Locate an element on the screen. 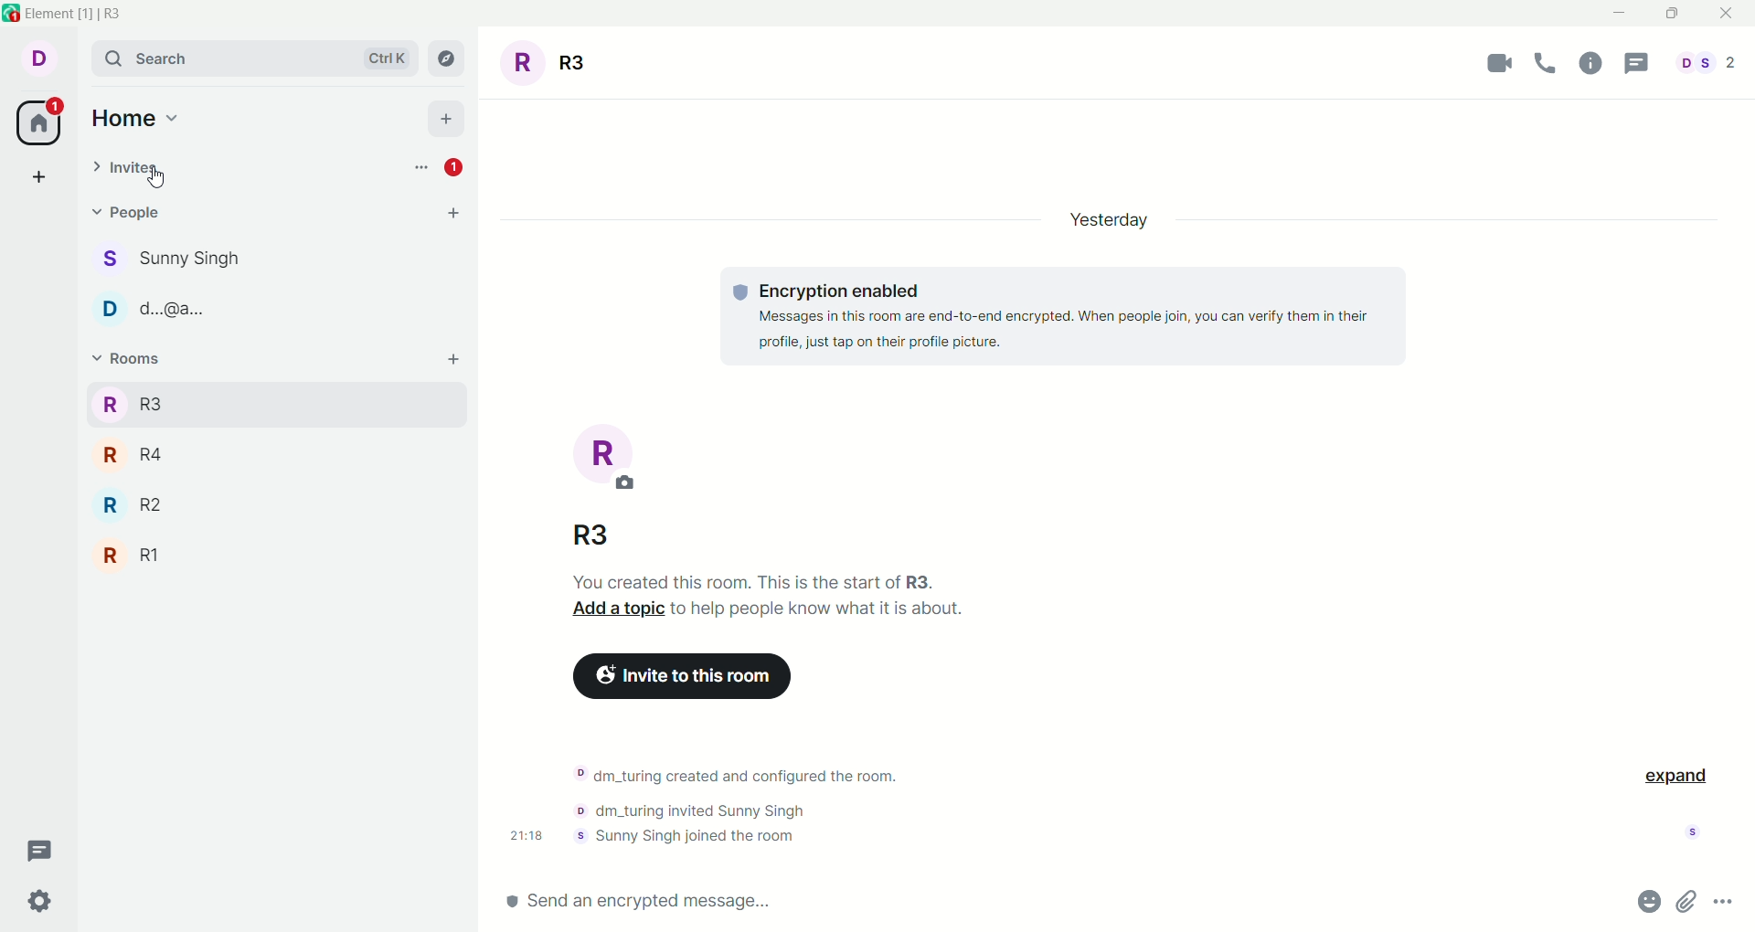  invite is located at coordinates (128, 168).